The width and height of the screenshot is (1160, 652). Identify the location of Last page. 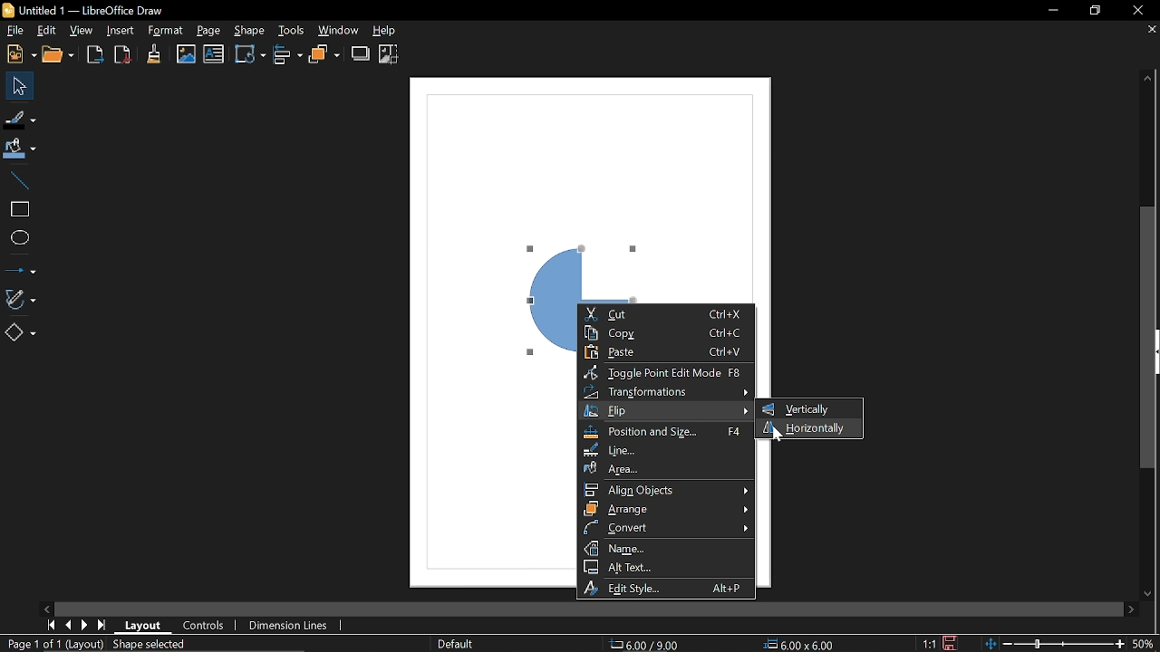
(101, 625).